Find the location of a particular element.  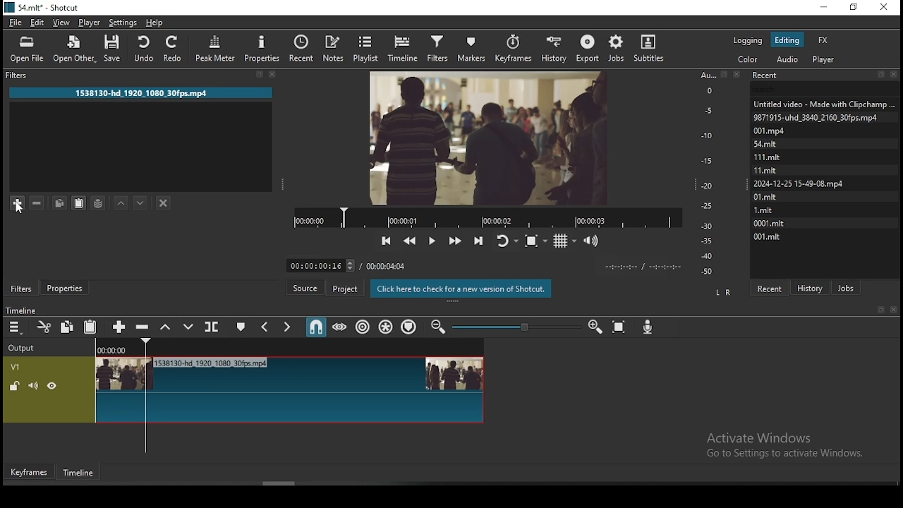

save a filter set is located at coordinates (100, 204).